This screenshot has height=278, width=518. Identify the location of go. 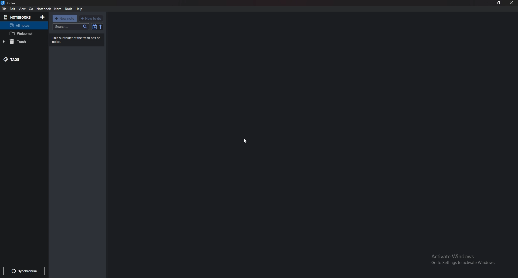
(31, 9).